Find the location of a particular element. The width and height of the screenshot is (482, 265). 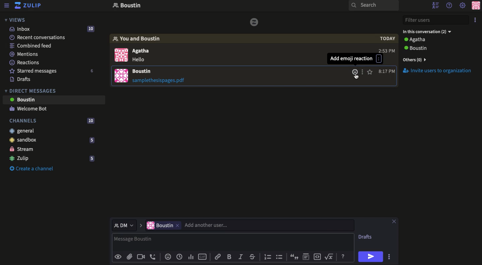

Help is located at coordinates (343, 256).